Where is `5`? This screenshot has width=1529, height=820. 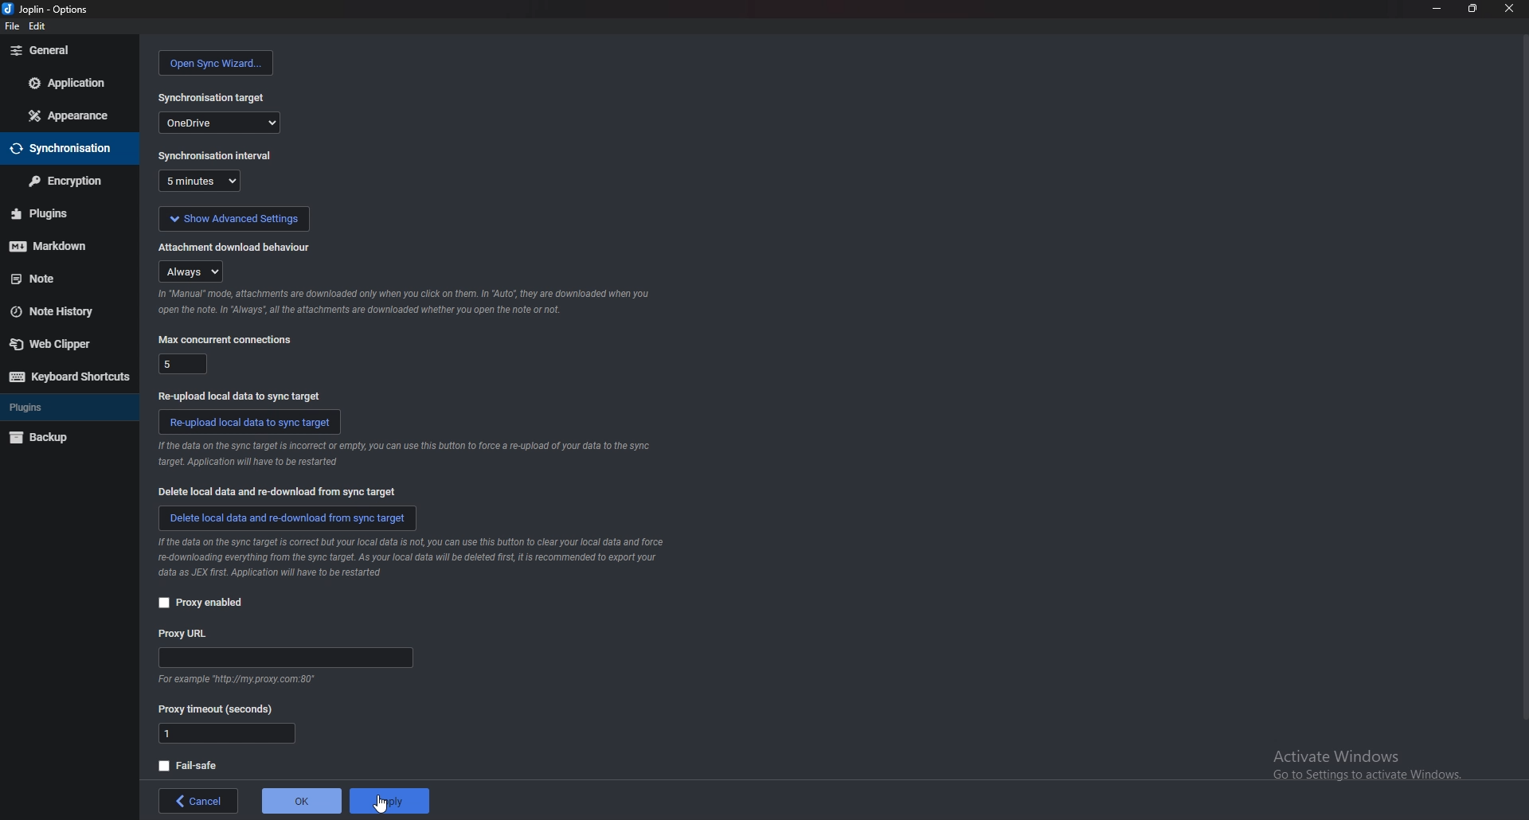
5 is located at coordinates (182, 364).